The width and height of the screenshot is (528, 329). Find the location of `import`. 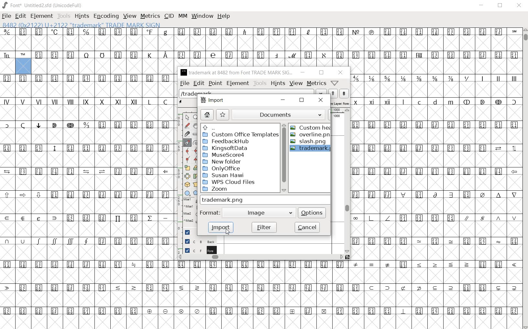

import is located at coordinates (220, 227).